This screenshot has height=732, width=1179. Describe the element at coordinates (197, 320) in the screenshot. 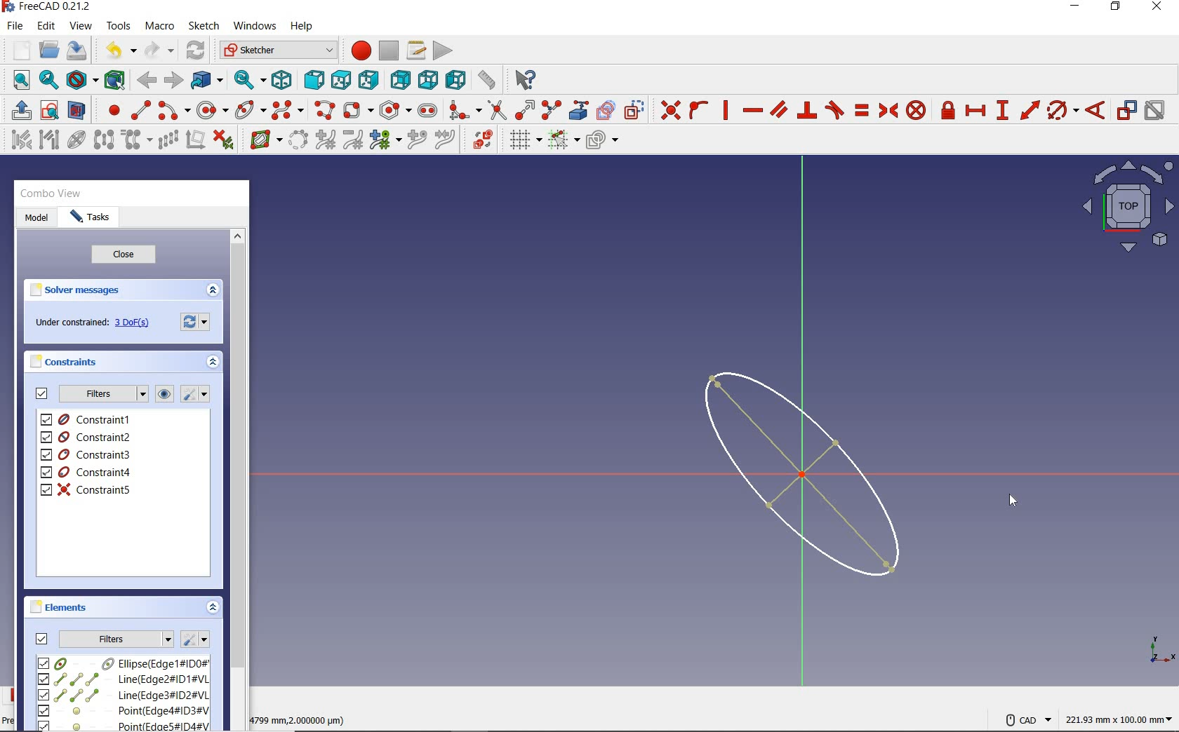

I see `settings` at that location.